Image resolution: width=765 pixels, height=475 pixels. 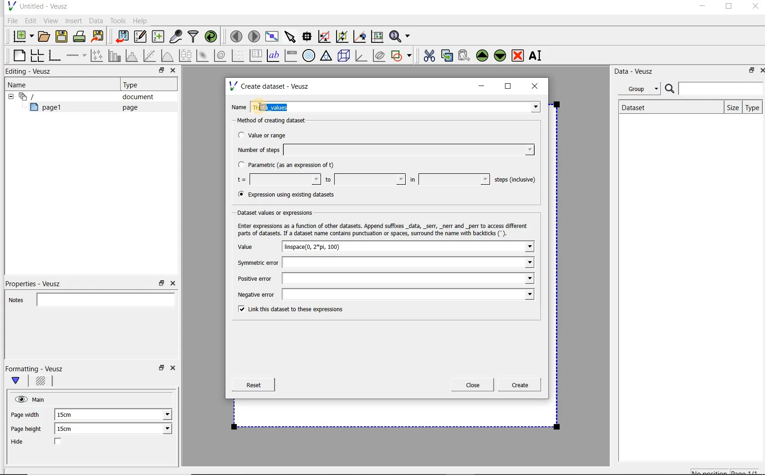 What do you see at coordinates (213, 37) in the screenshot?
I see `reload linked datasets` at bounding box center [213, 37].